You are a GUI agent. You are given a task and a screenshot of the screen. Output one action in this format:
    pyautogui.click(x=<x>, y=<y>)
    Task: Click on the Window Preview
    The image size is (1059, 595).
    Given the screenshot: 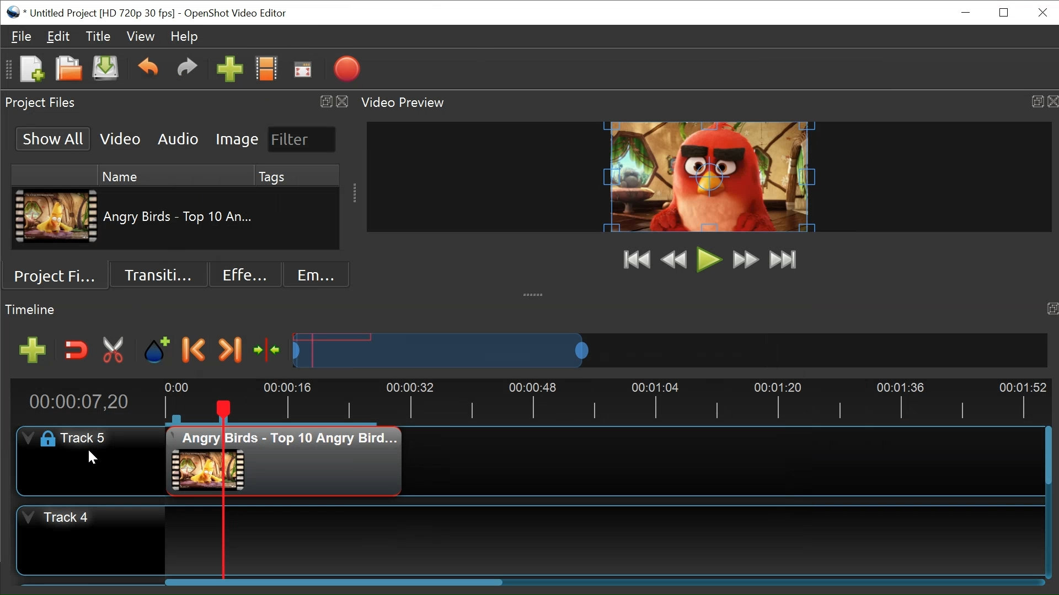 What is the action you would take?
    pyautogui.click(x=710, y=177)
    